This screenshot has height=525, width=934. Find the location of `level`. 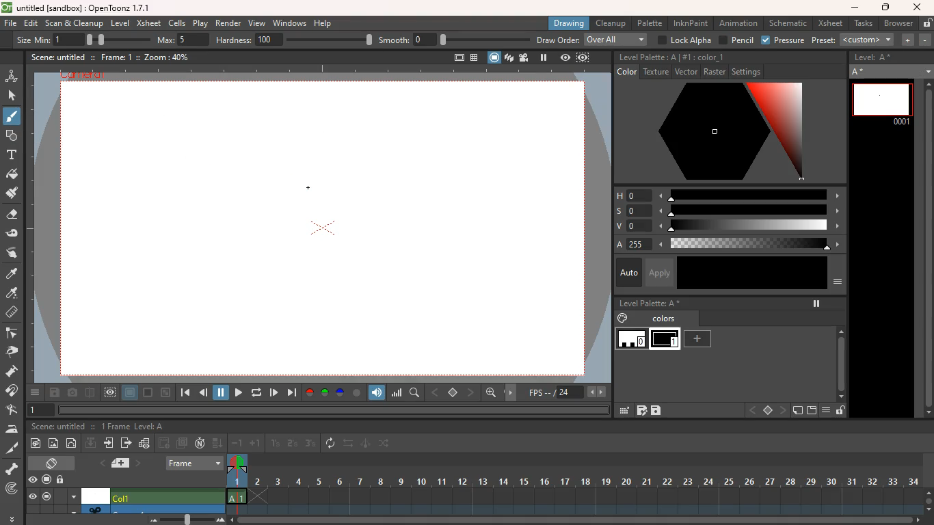

level is located at coordinates (632, 340).